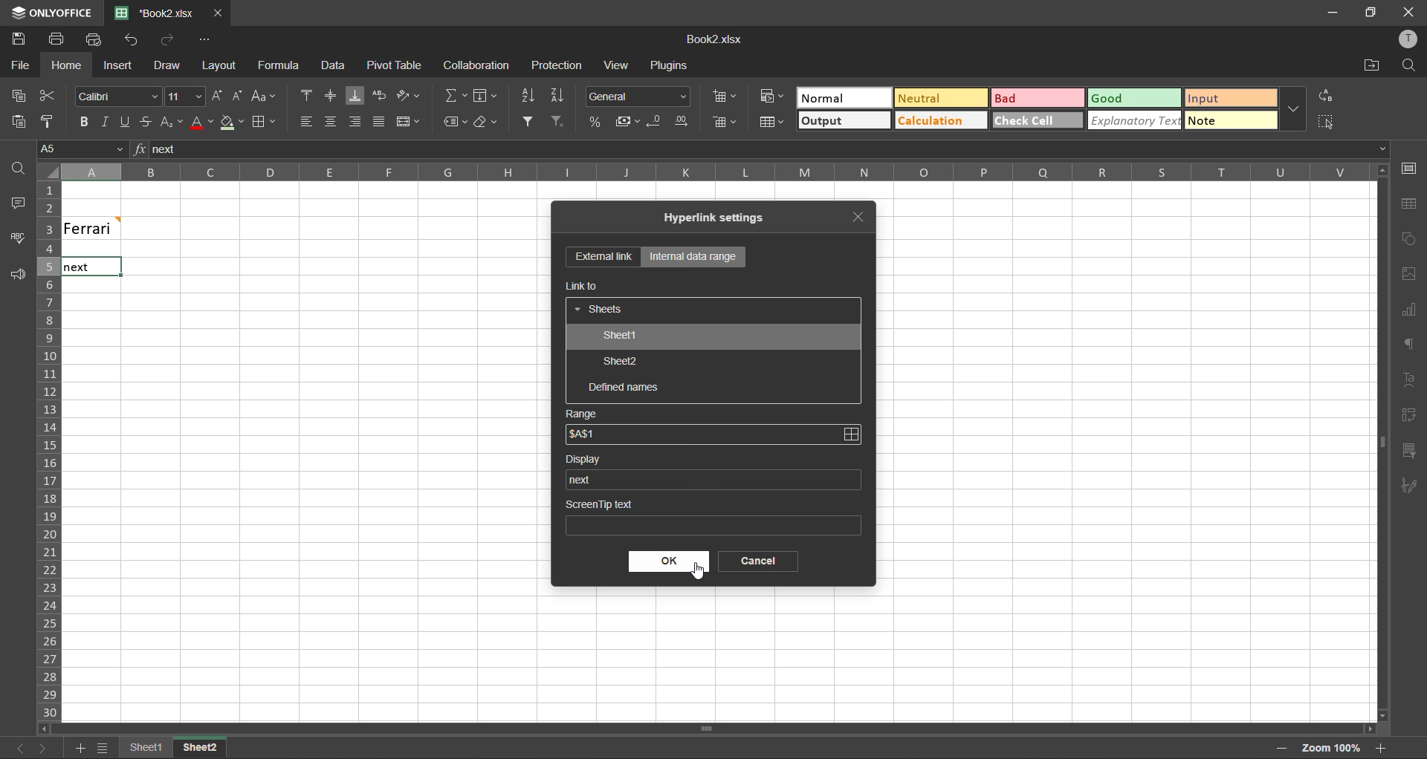  I want to click on find, so click(22, 172).